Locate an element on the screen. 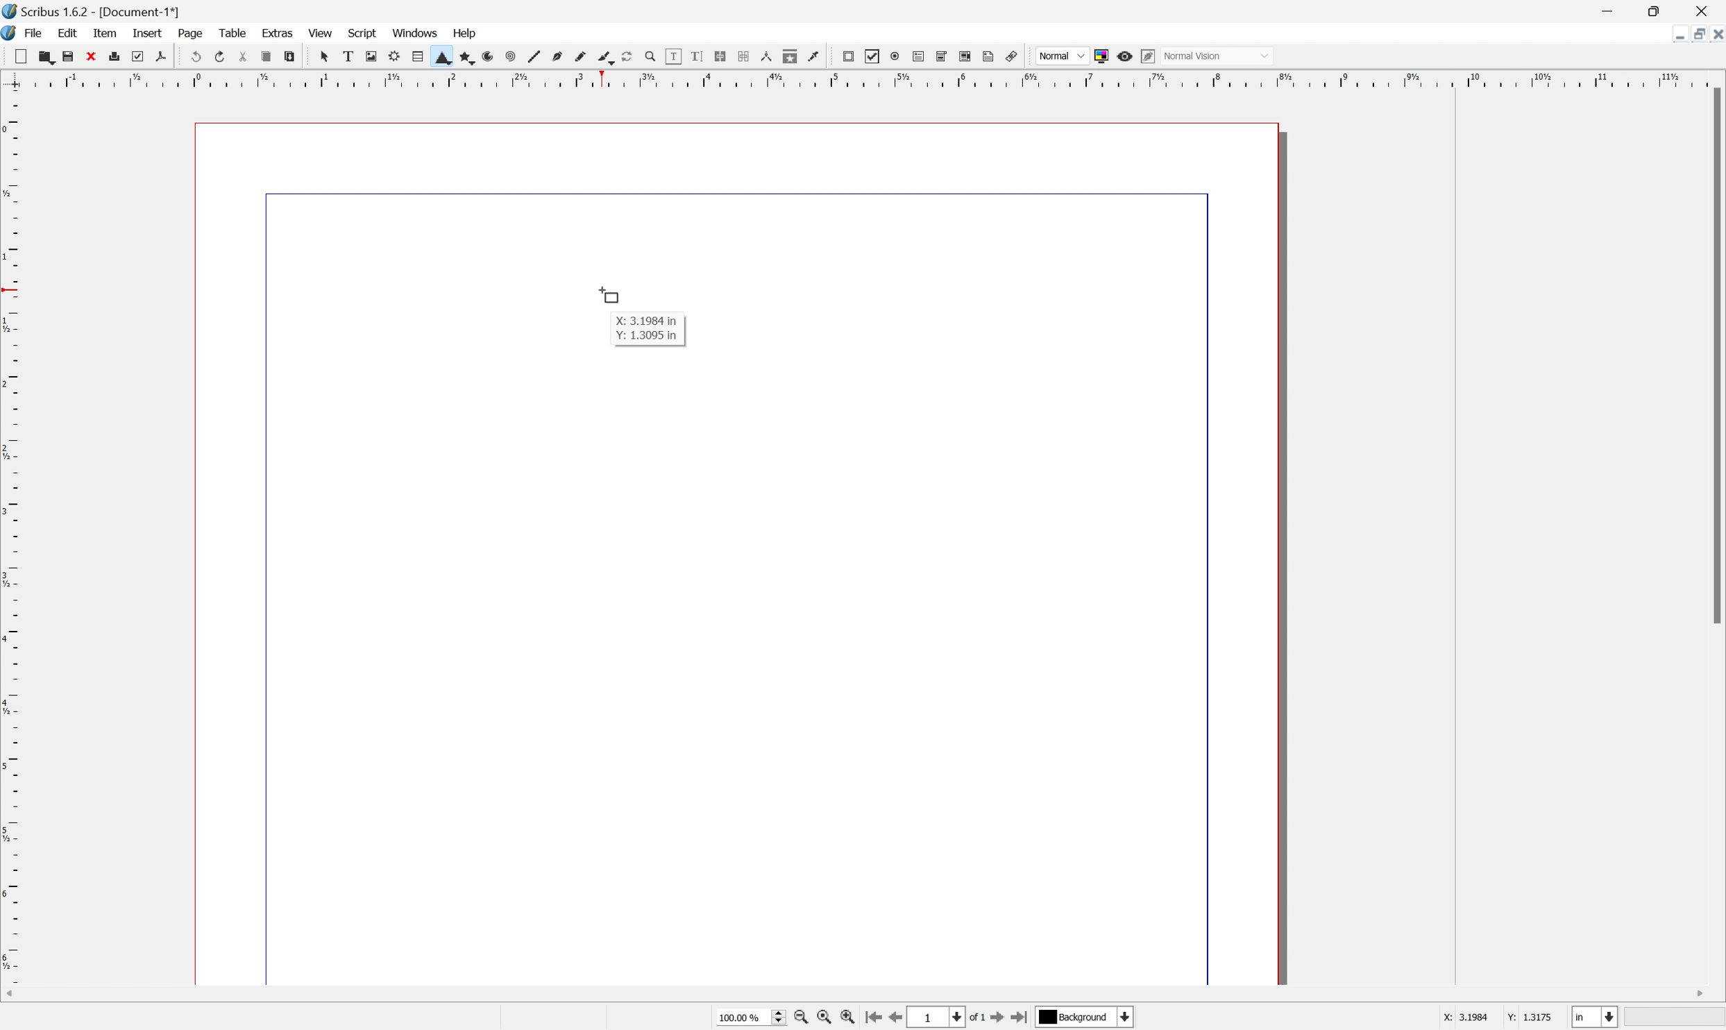  Spiral is located at coordinates (507, 57).